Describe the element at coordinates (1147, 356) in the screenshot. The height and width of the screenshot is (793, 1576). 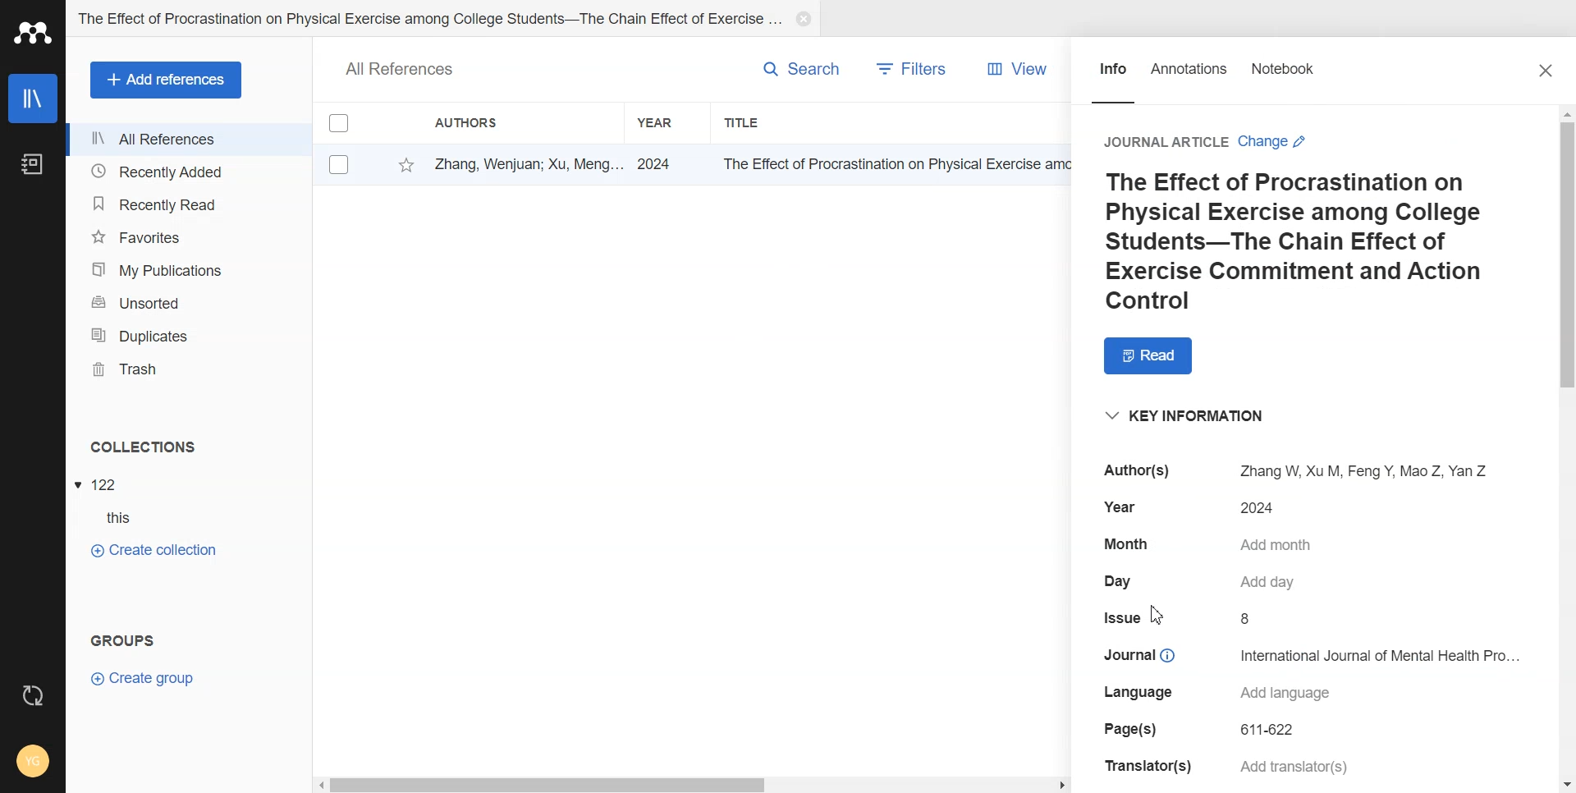
I see `Read` at that location.